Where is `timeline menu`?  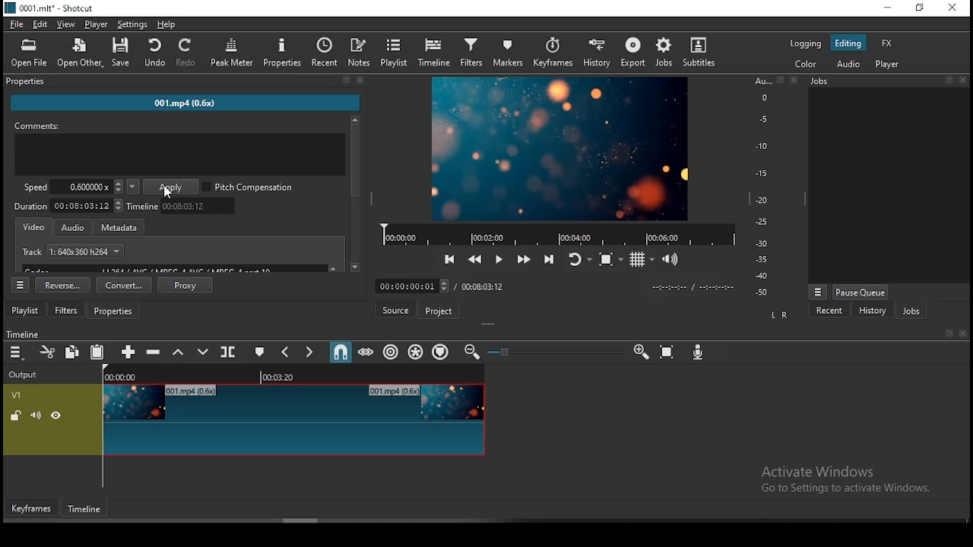
timeline menu is located at coordinates (16, 352).